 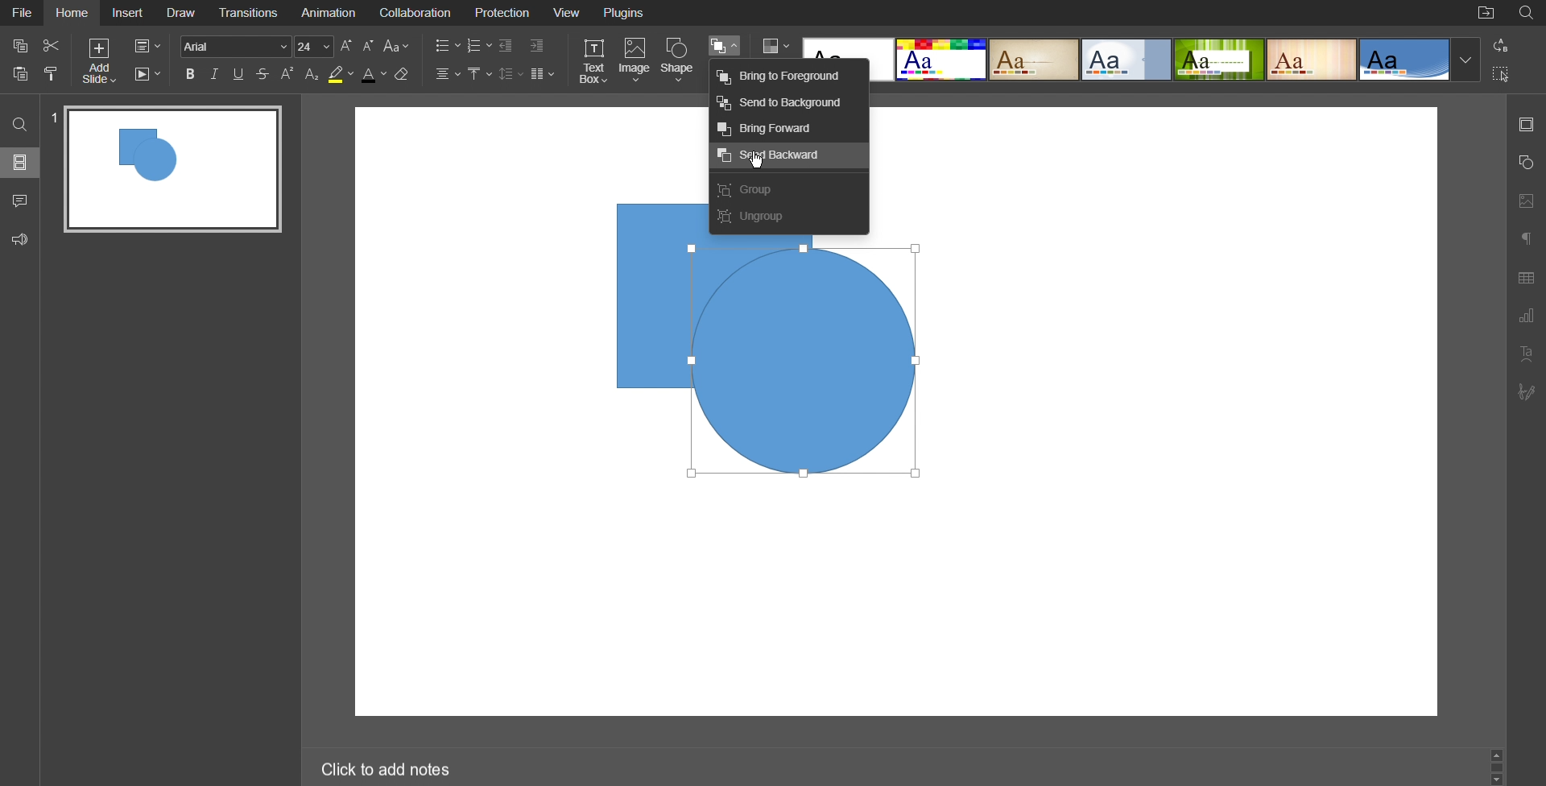 I want to click on Replace, so click(x=1499, y=45).